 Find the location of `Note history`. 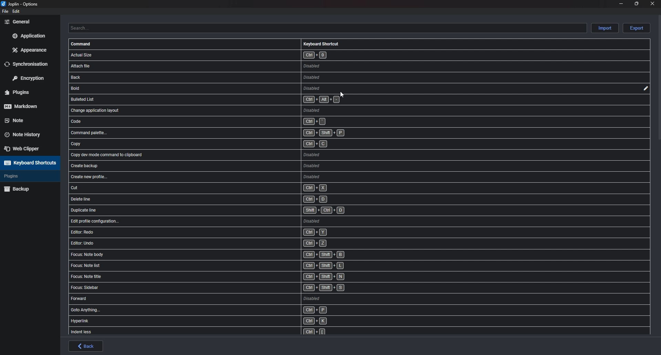

Note history is located at coordinates (26, 132).